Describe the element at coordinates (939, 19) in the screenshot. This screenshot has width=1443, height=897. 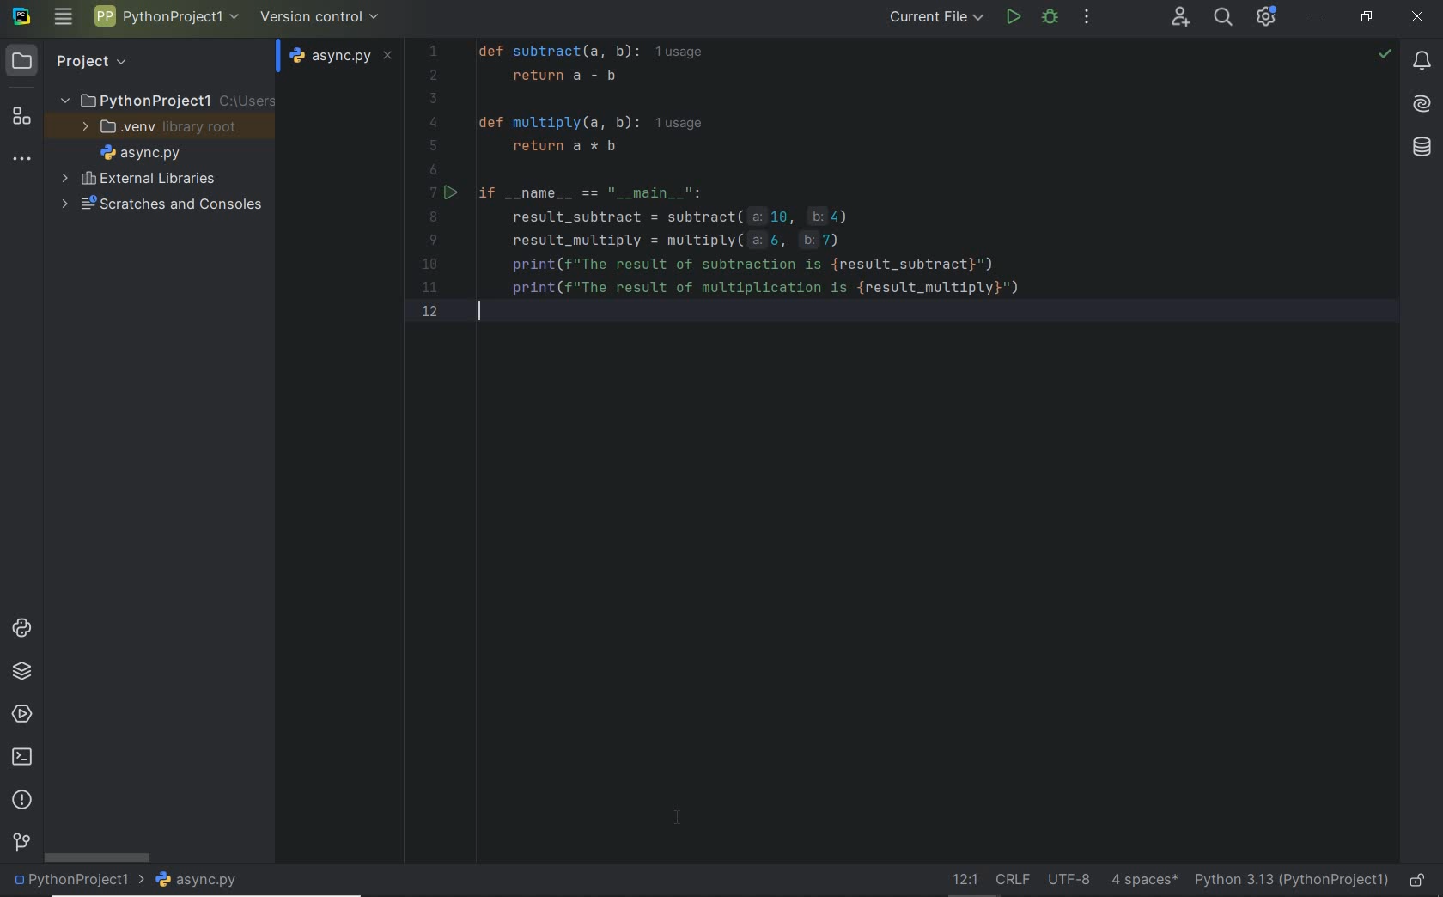
I see `current file` at that location.